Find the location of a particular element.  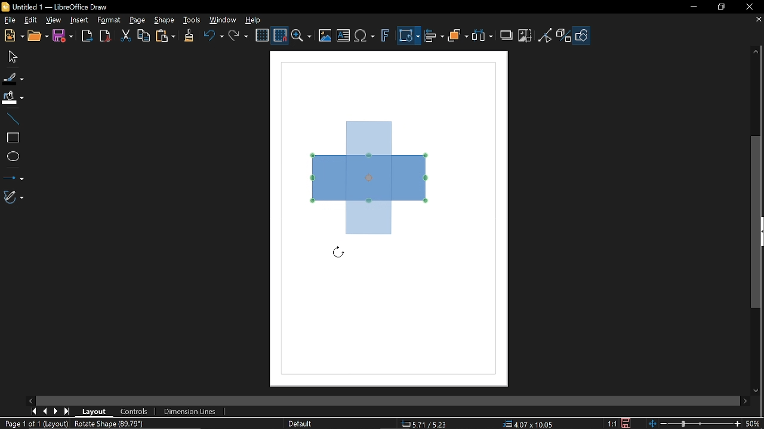

Move up is located at coordinates (757, 52).